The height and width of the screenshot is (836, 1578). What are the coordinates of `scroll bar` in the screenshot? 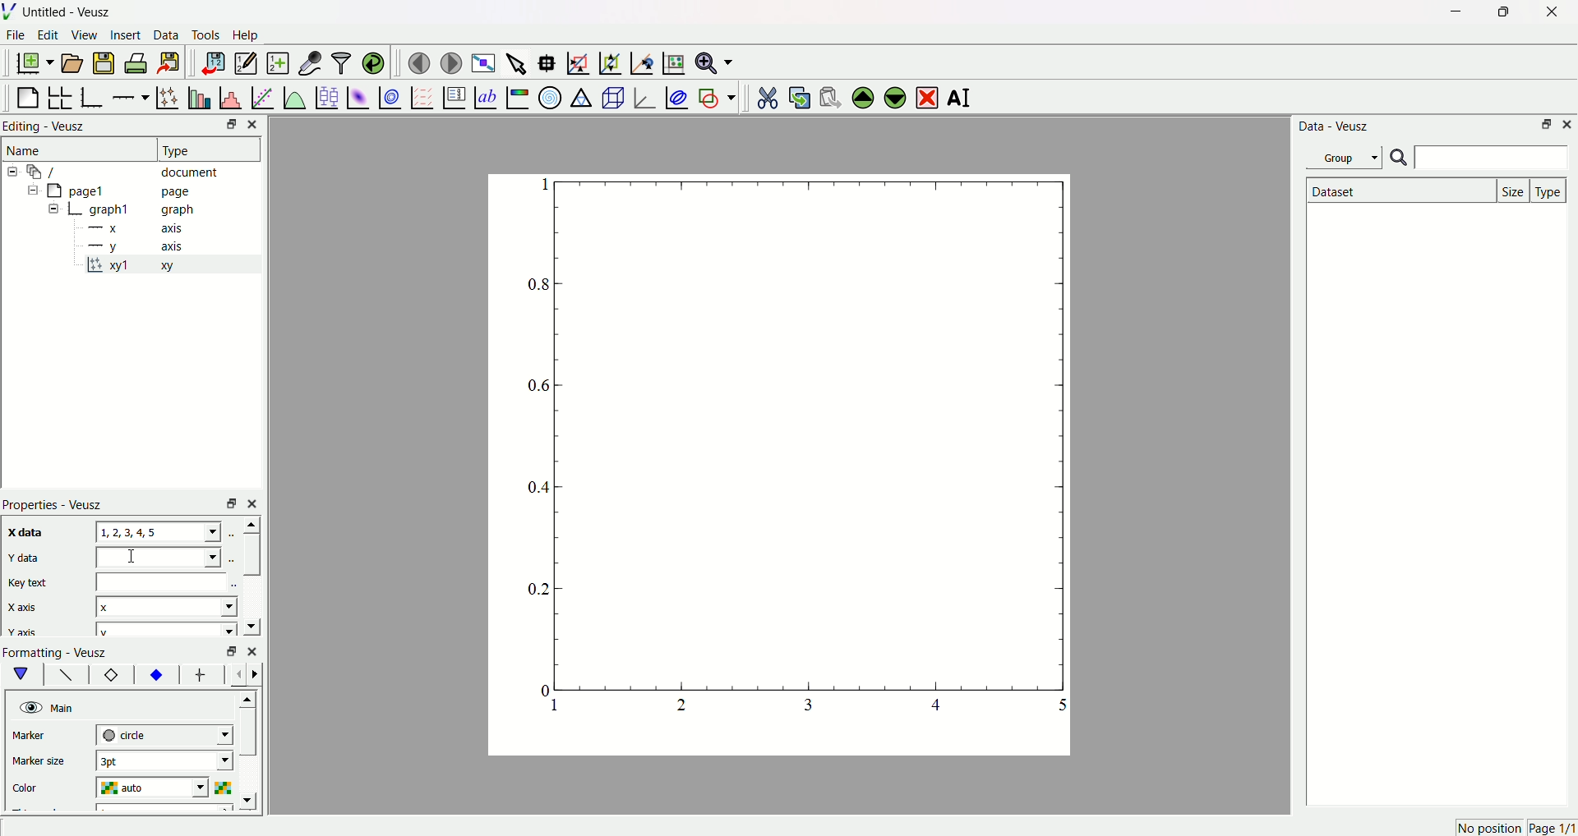 It's located at (249, 737).